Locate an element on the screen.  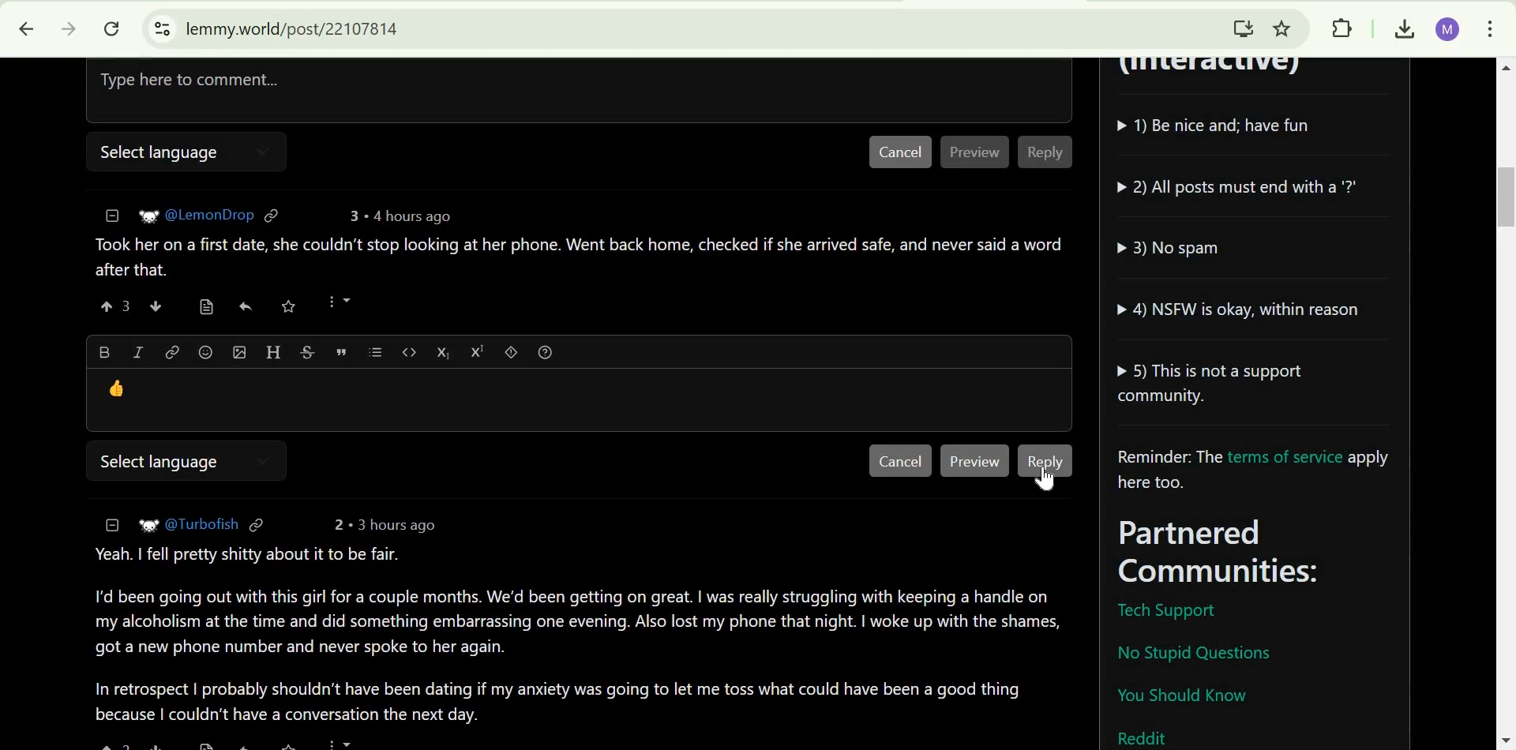
collapse is located at coordinates (110, 216).